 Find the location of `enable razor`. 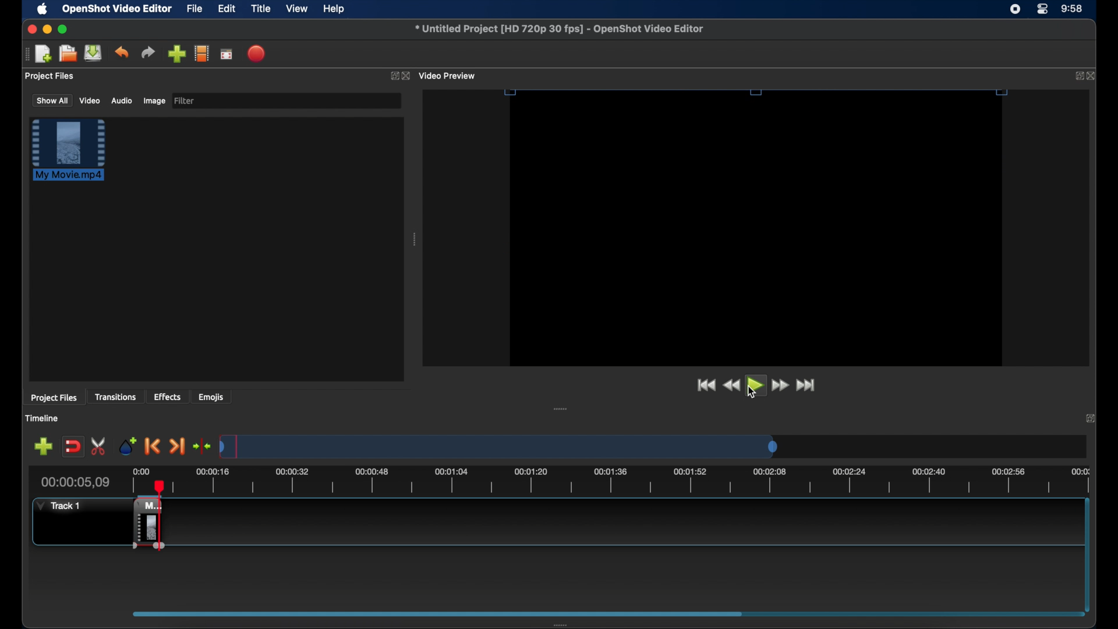

enable razor is located at coordinates (99, 447).